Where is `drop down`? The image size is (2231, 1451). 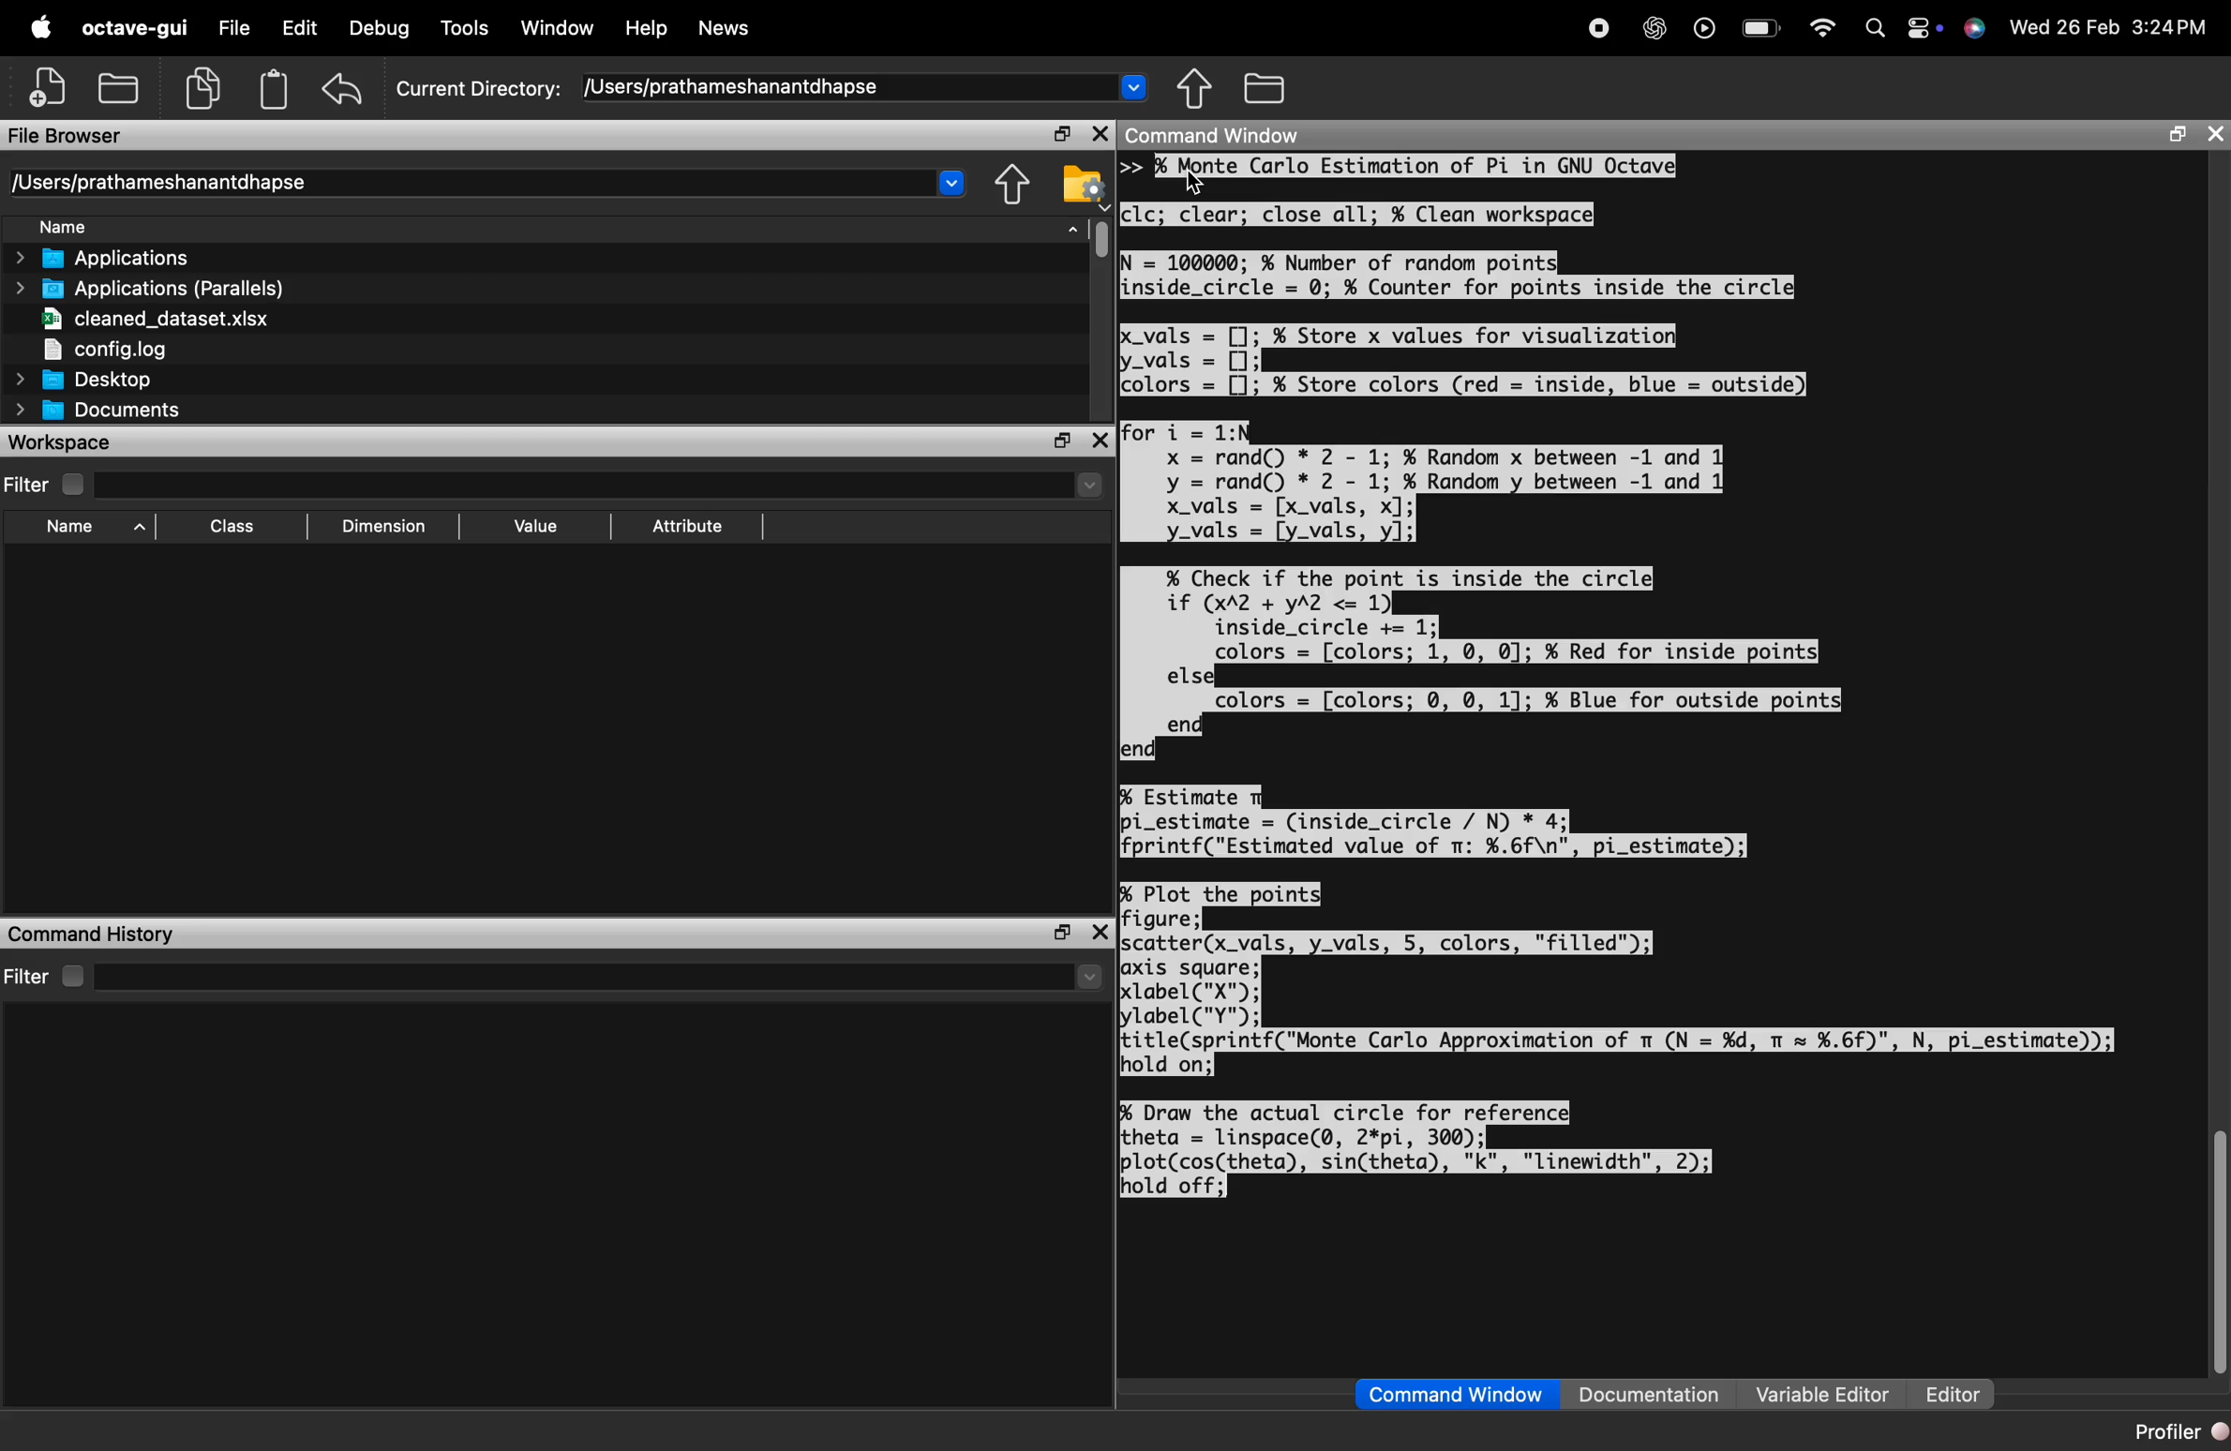 drop down is located at coordinates (1088, 484).